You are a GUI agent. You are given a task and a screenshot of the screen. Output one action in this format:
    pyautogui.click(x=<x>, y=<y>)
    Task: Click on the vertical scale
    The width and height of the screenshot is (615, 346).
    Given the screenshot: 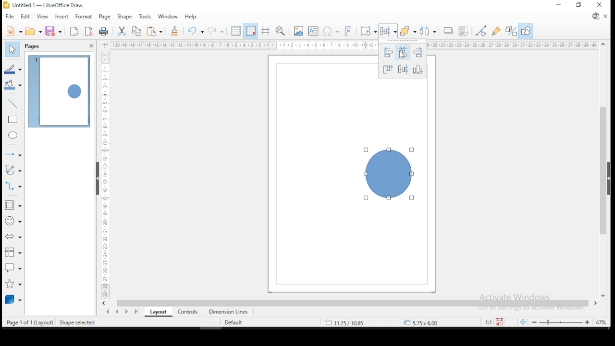 What is the action you would take?
    pyautogui.click(x=103, y=171)
    